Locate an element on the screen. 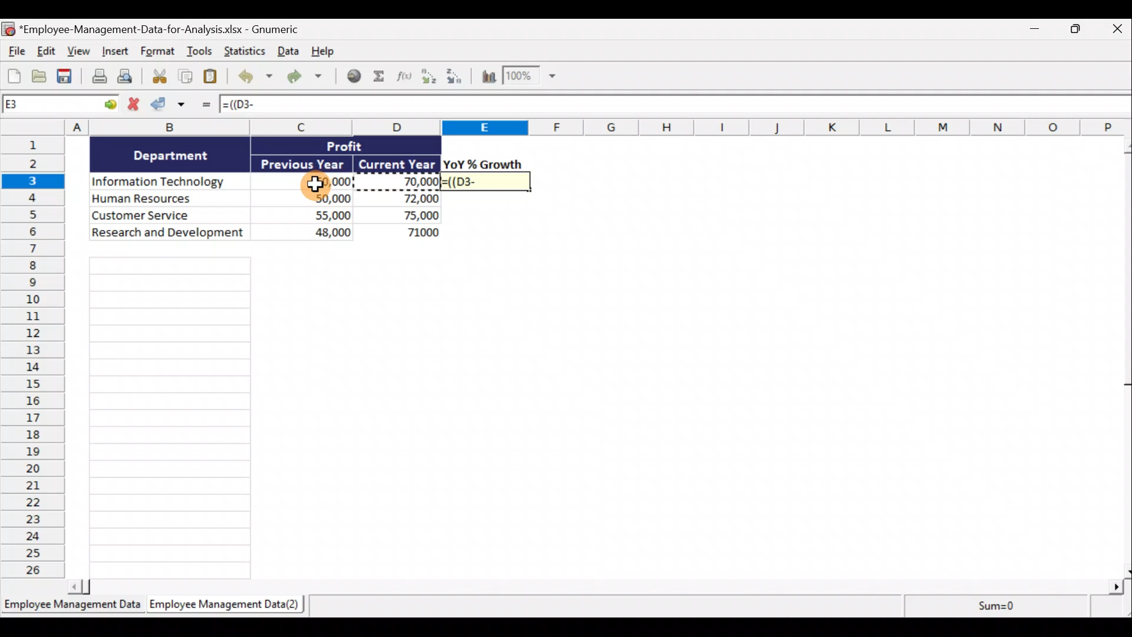  Columns is located at coordinates (566, 127).